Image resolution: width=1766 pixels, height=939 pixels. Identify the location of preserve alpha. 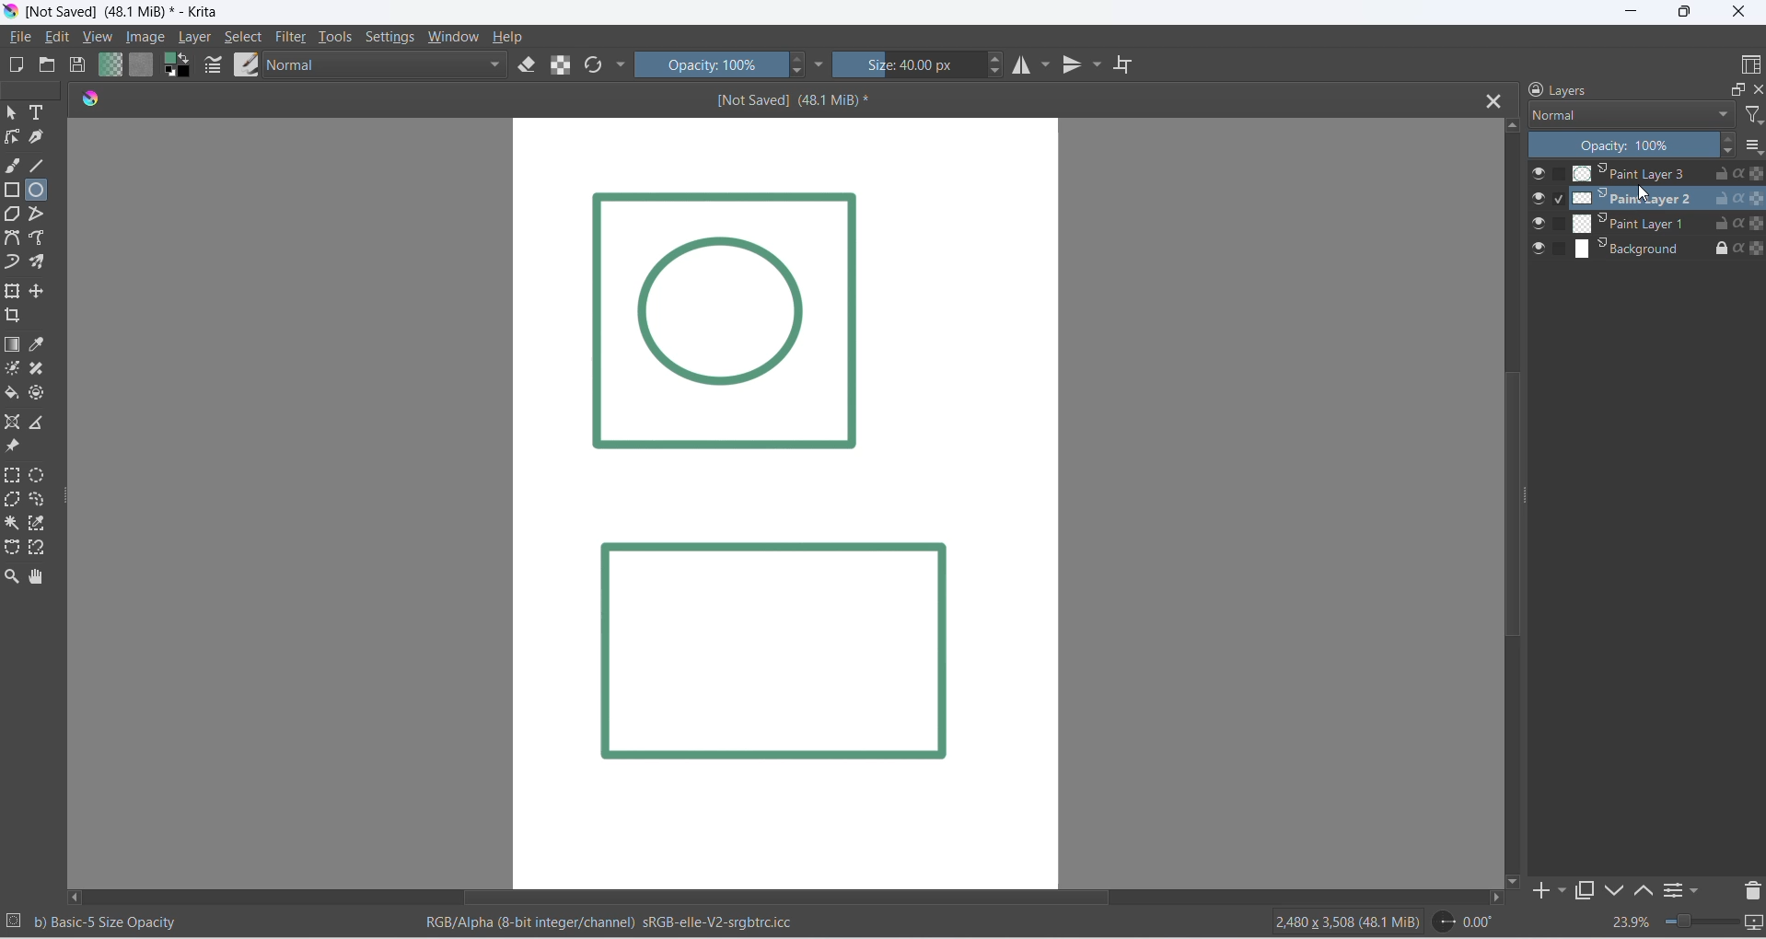
(1749, 173).